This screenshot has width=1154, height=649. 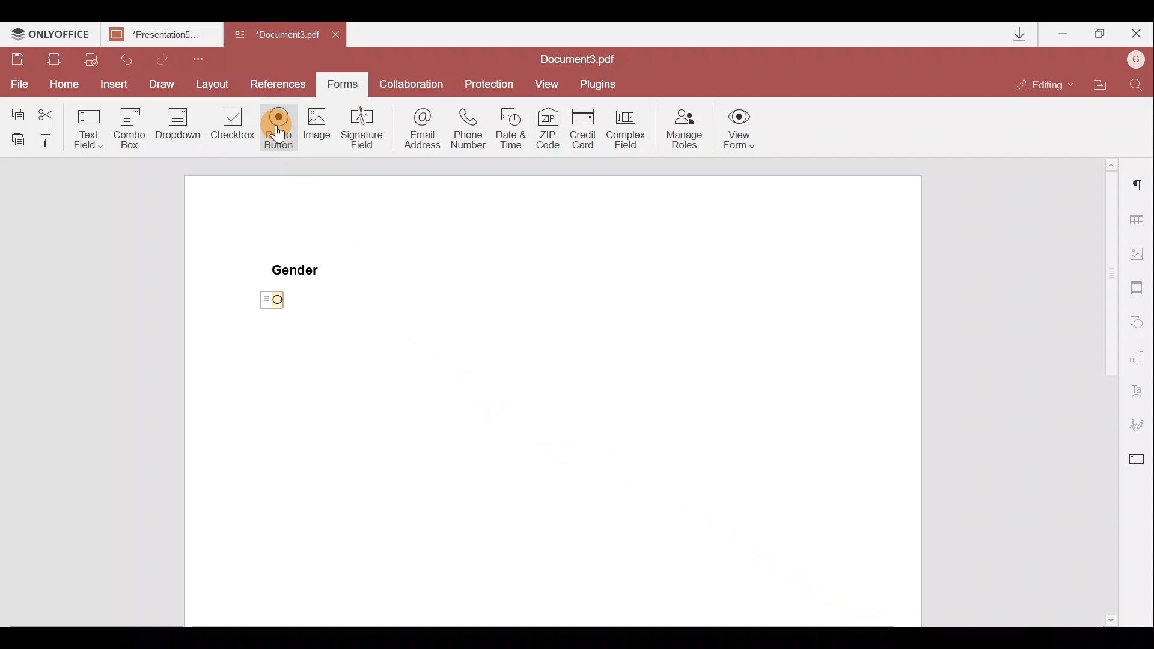 I want to click on Checkbox, so click(x=234, y=127).